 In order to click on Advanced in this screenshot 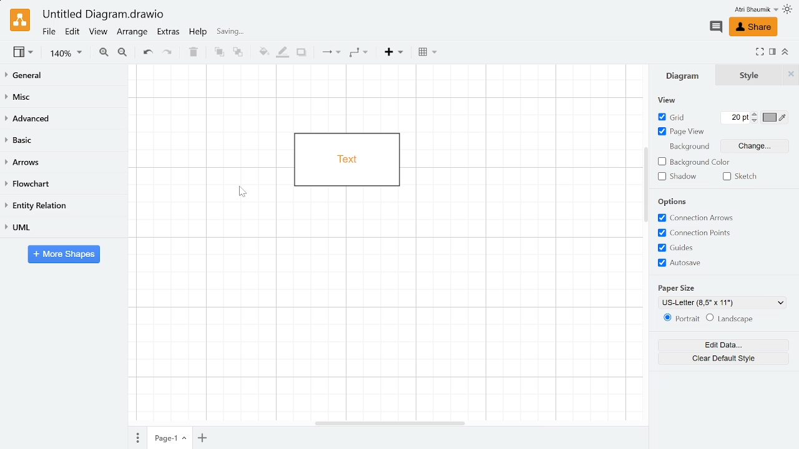, I will do `click(64, 119)`.